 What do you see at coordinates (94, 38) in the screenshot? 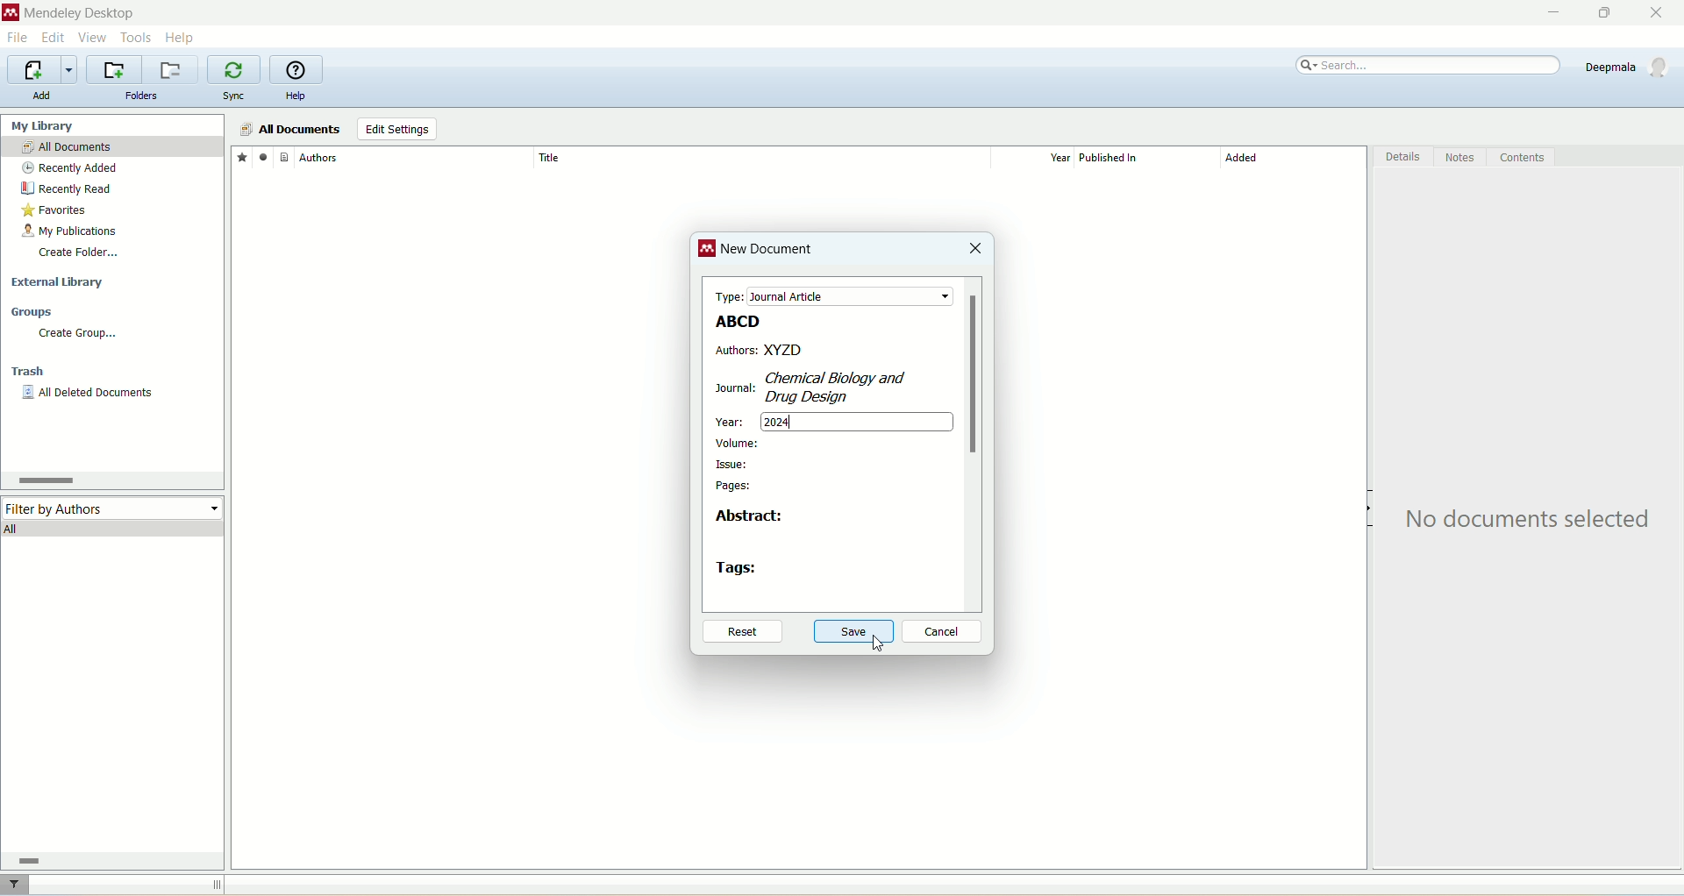
I see `view` at bounding box center [94, 38].